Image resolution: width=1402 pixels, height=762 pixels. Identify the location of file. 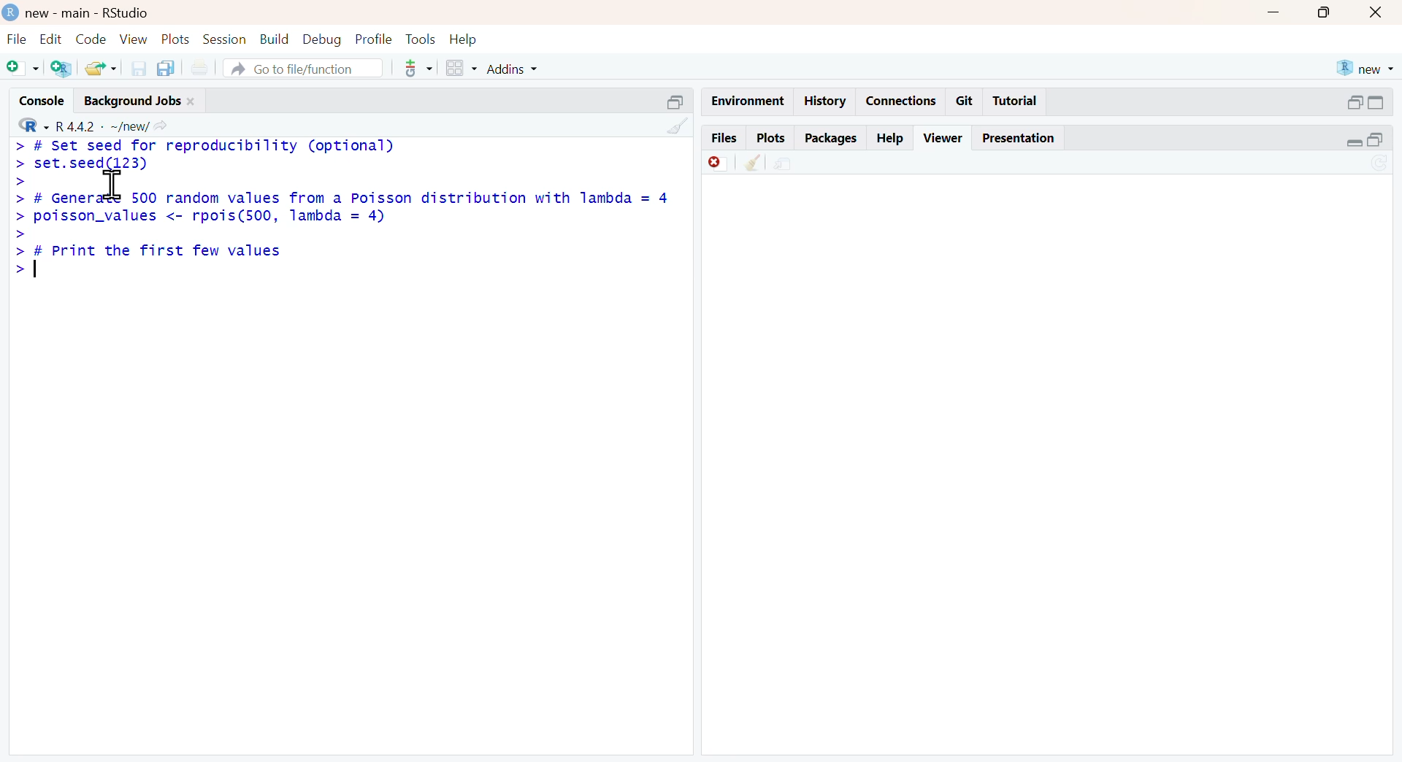
(19, 39).